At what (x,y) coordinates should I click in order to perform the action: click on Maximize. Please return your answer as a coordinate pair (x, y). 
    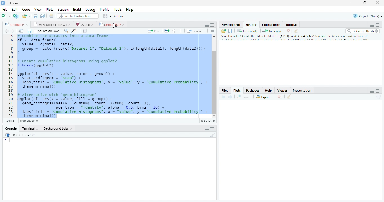
    Looking at the image, I should click on (377, 25).